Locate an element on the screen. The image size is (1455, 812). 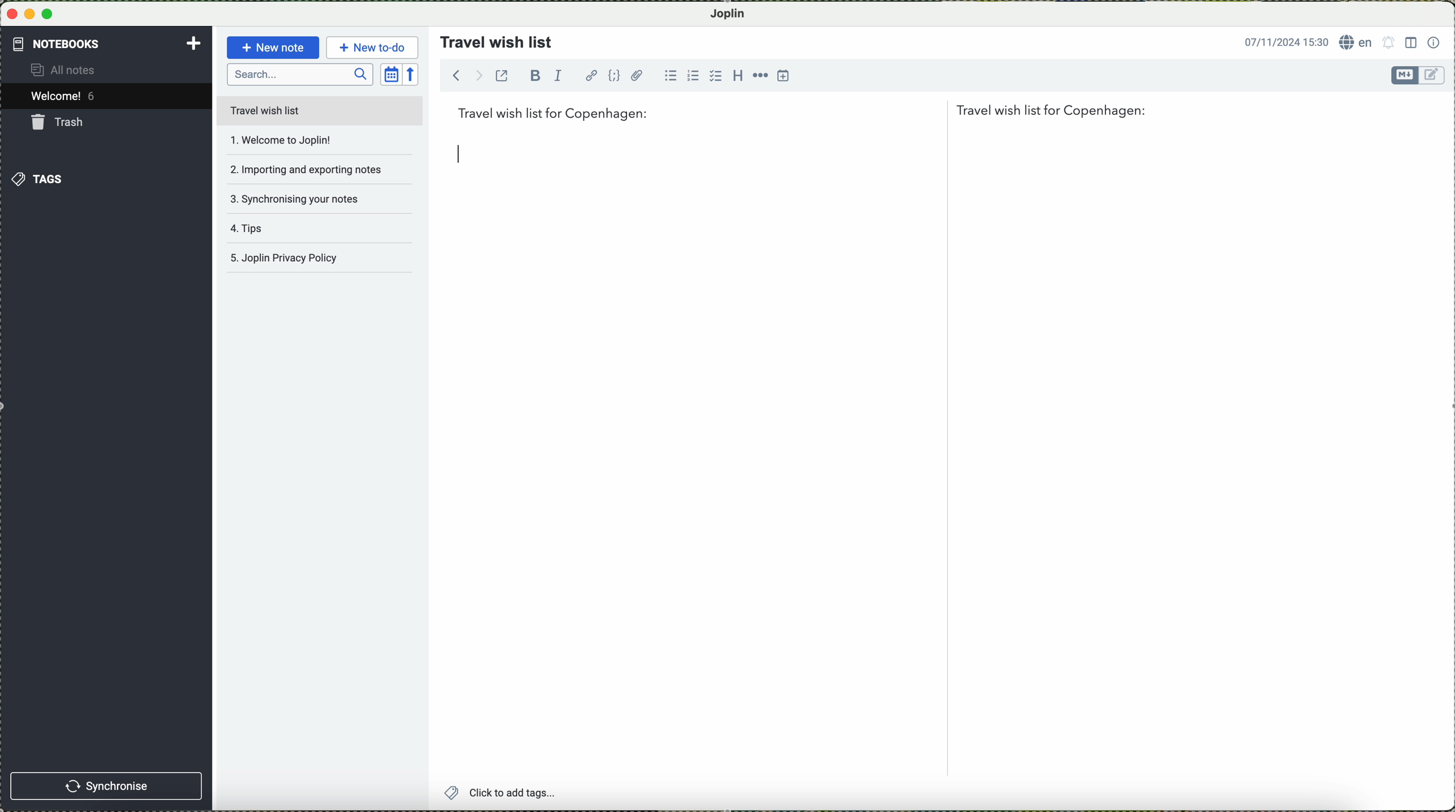
toggle editor layout is located at coordinates (1410, 43).